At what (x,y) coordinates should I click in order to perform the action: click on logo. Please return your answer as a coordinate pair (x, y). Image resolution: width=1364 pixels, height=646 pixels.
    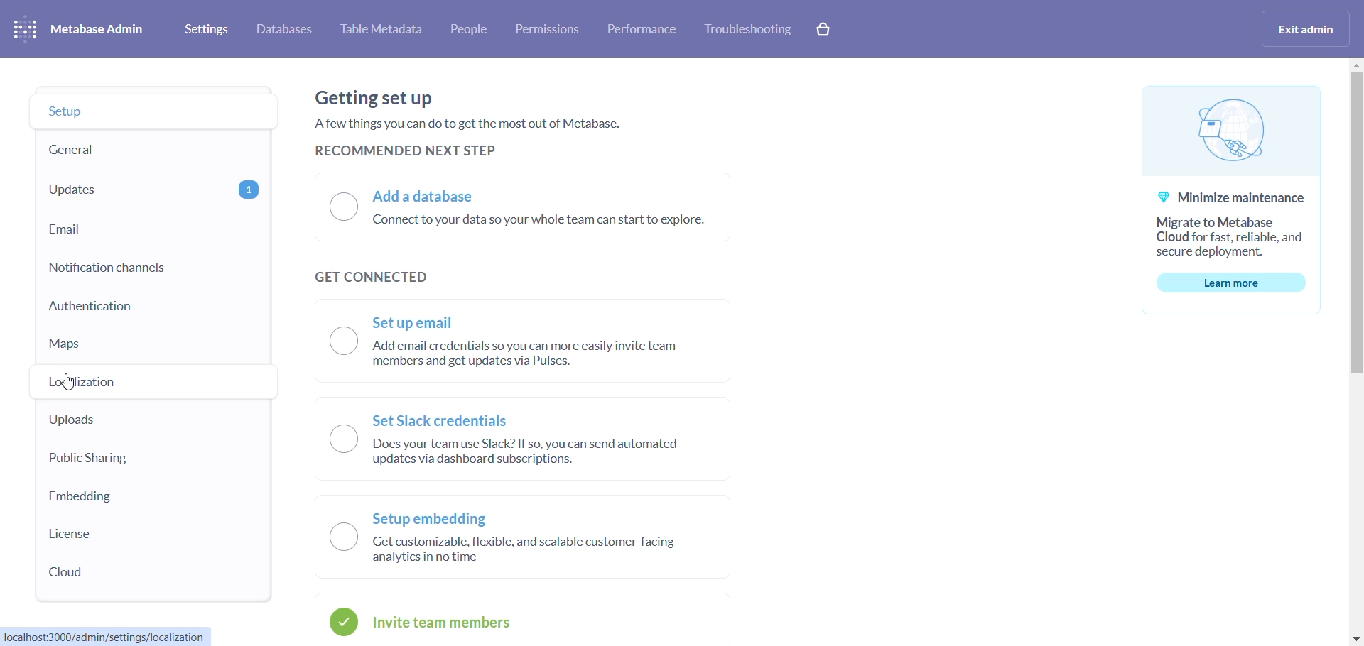
    Looking at the image, I should click on (1230, 129).